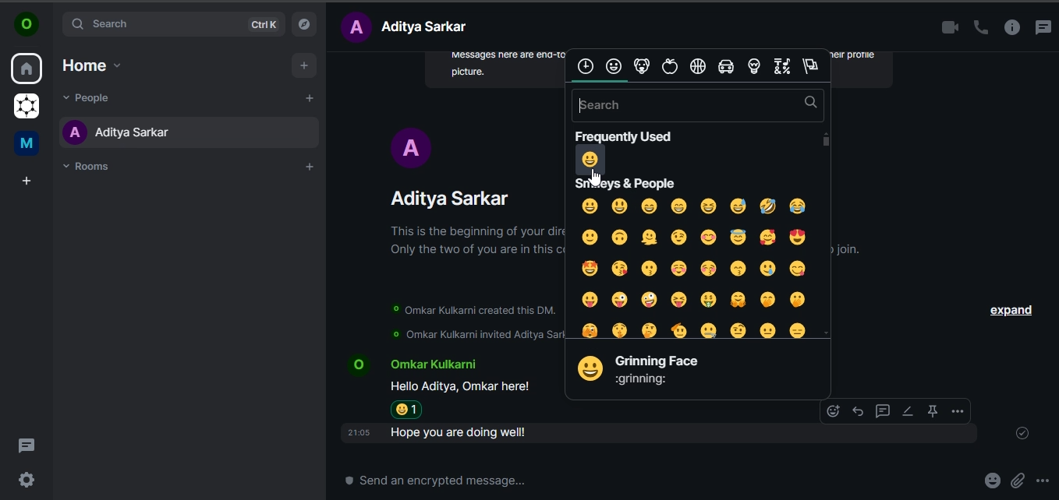 The width and height of the screenshot is (1059, 500). What do you see at coordinates (857, 410) in the screenshot?
I see `reply` at bounding box center [857, 410].